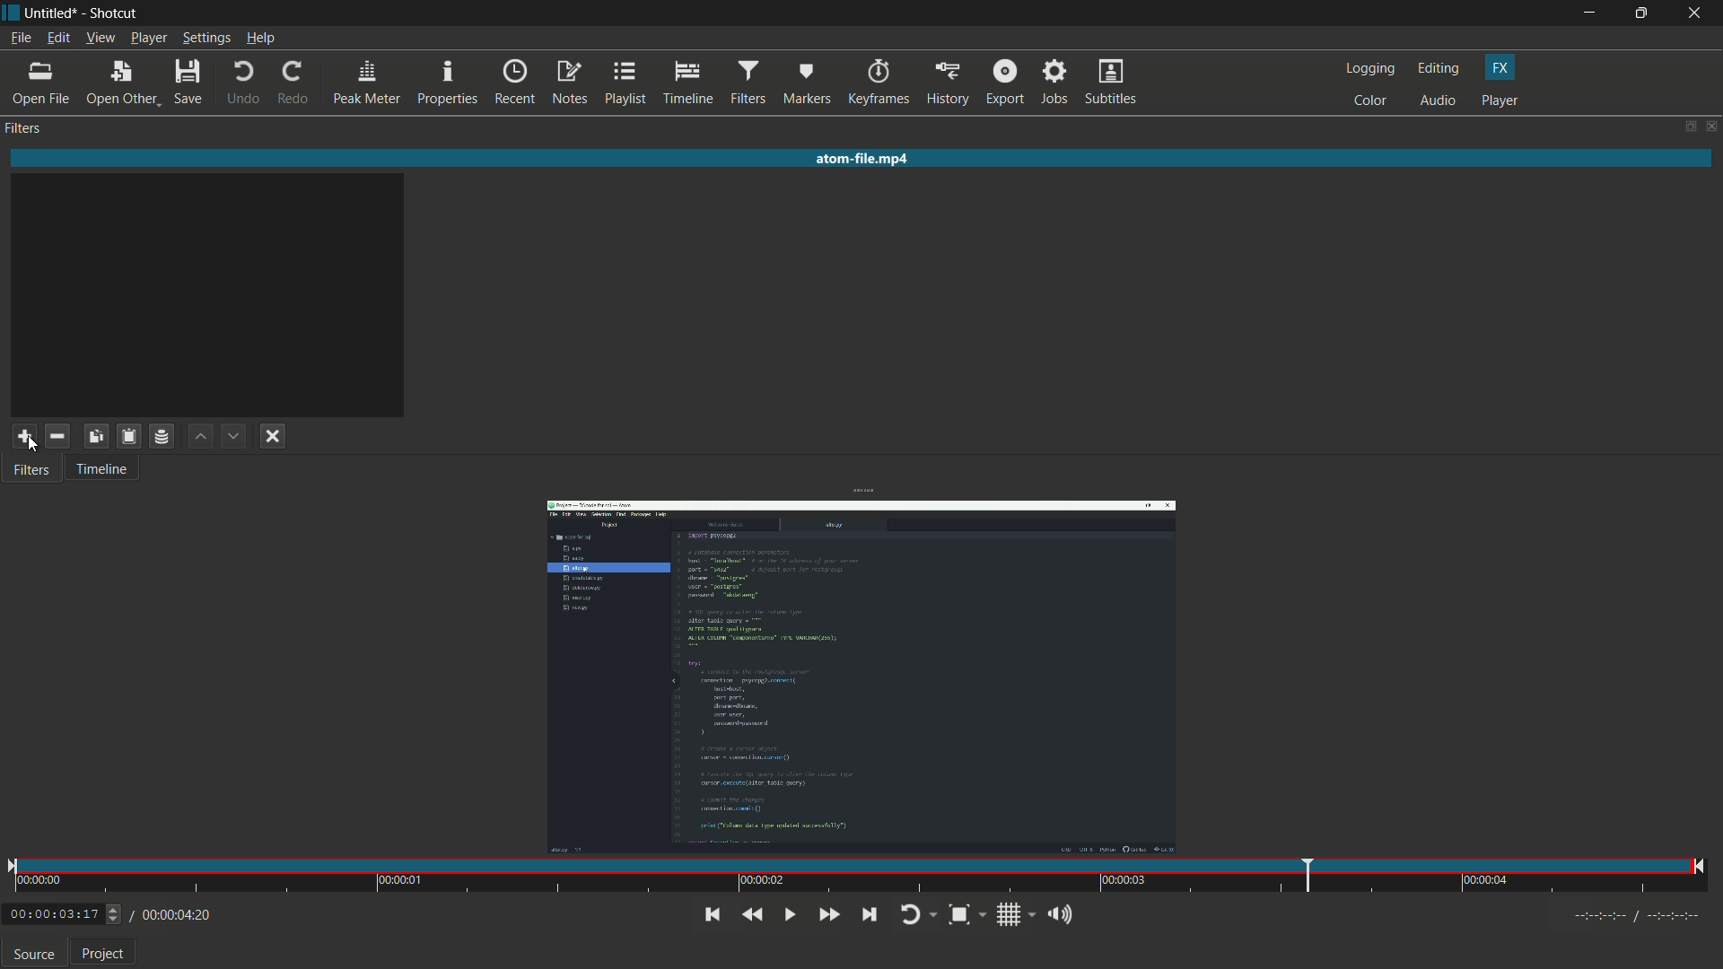 Image resolution: width=1723 pixels, height=969 pixels. Describe the element at coordinates (106, 471) in the screenshot. I see `timeline` at that location.